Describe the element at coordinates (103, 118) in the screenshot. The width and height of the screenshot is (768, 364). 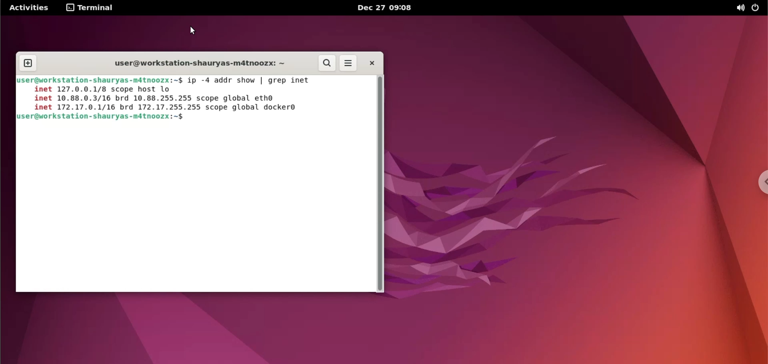
I see `user@workstation-shauryas-m4tnoozx:~$` at that location.